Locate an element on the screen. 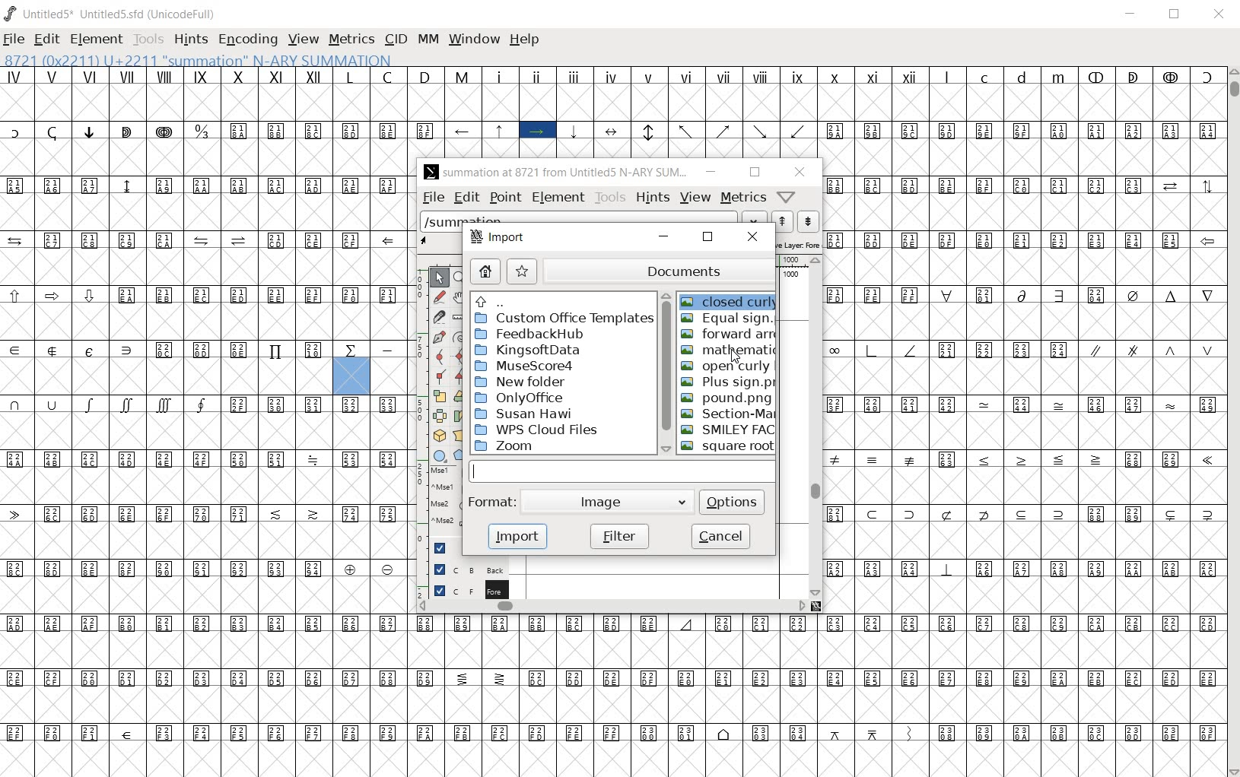  point is located at coordinates (504, 198).